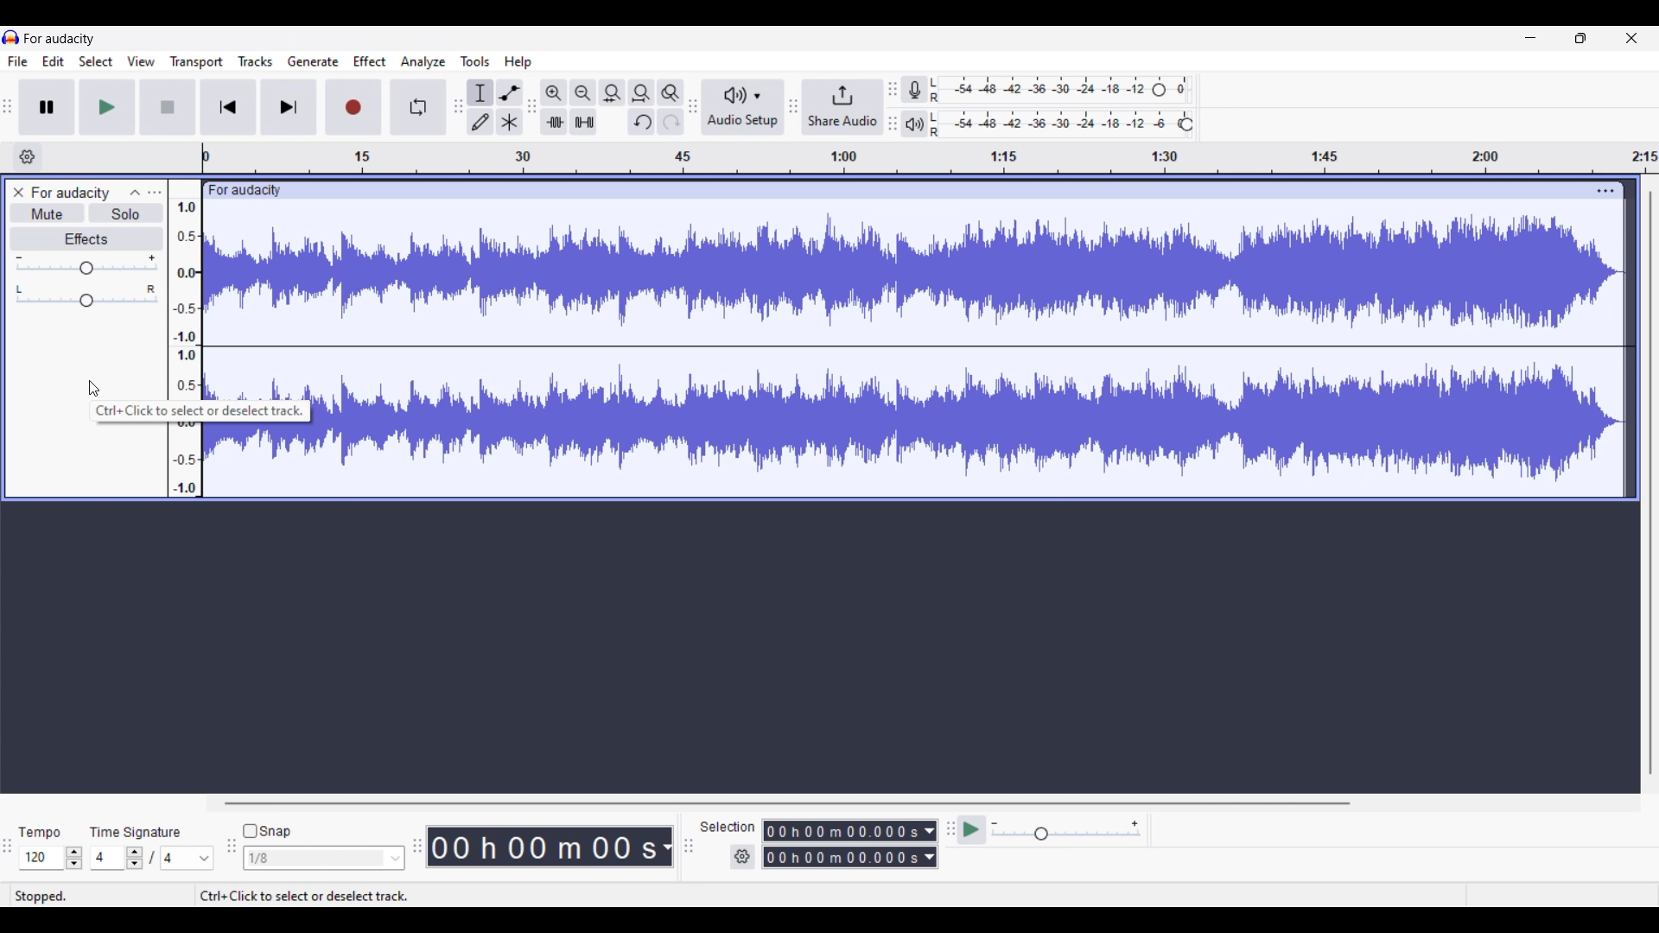  What do you see at coordinates (914, 89) in the screenshot?
I see `Recording meter` at bounding box center [914, 89].